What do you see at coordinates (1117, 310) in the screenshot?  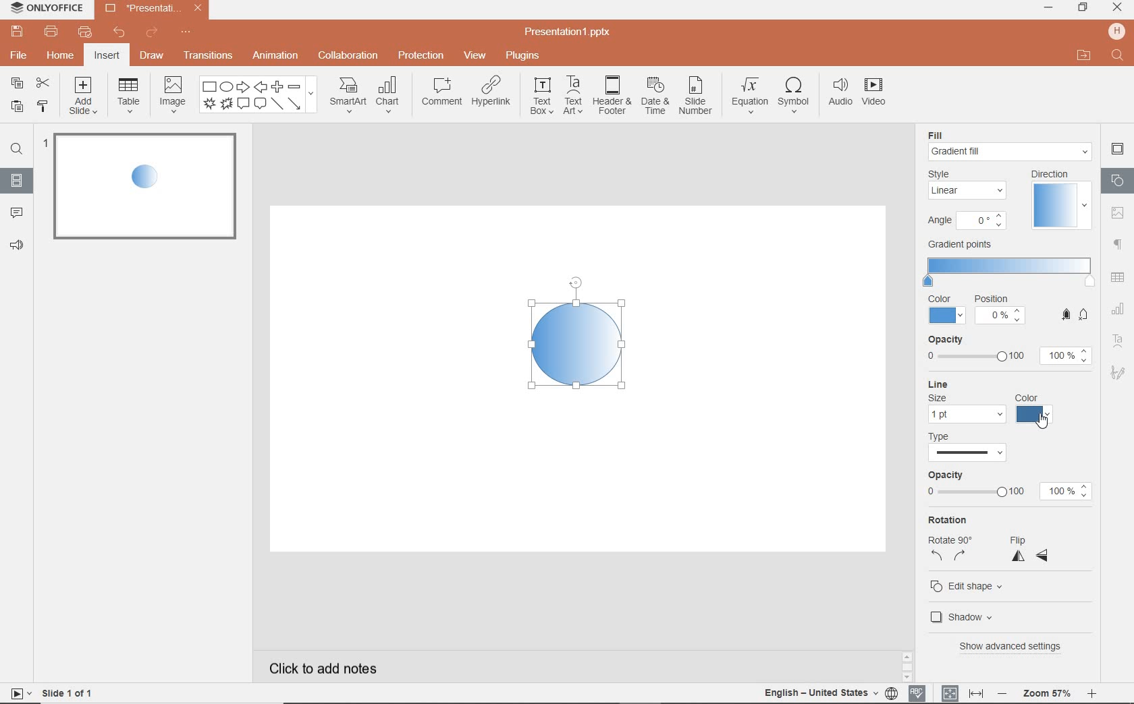 I see `chart` at bounding box center [1117, 310].